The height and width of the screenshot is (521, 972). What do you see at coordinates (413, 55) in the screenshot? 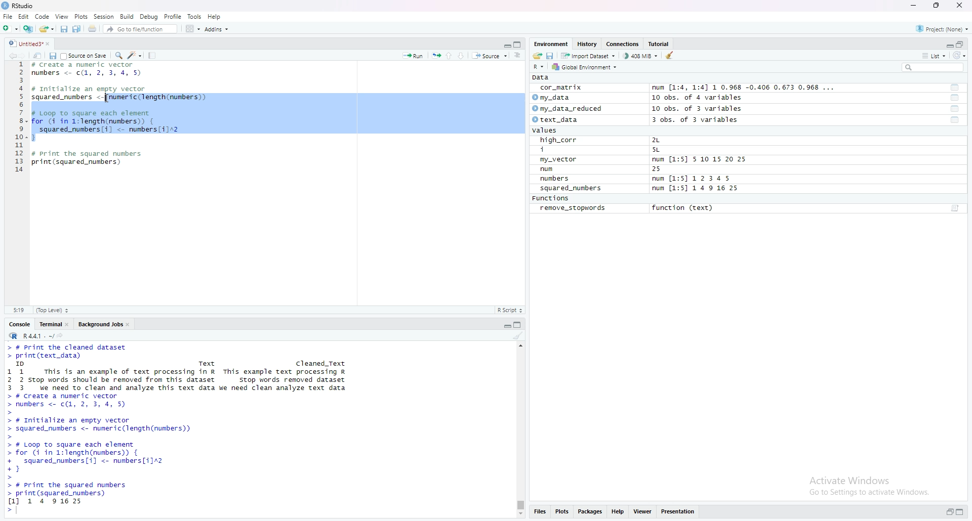
I see `Run` at bounding box center [413, 55].